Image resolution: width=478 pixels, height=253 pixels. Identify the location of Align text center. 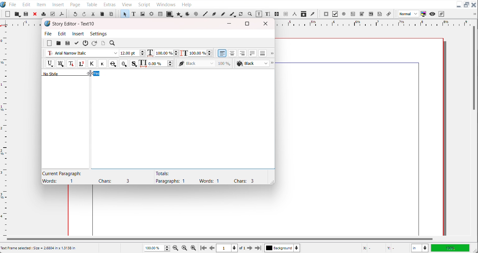
(232, 53).